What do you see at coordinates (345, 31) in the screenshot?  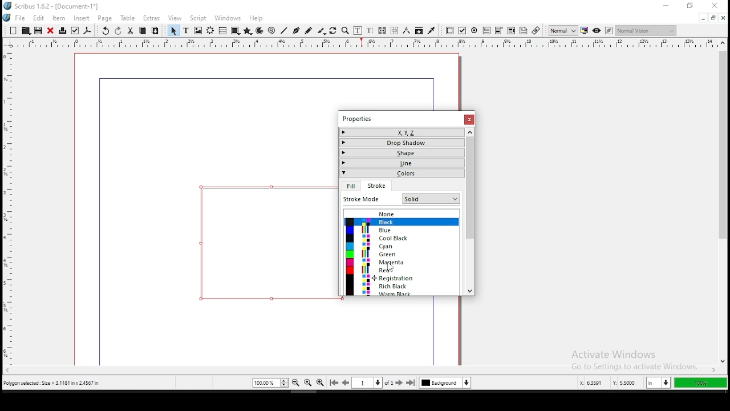 I see `zoom in or out` at bounding box center [345, 31].